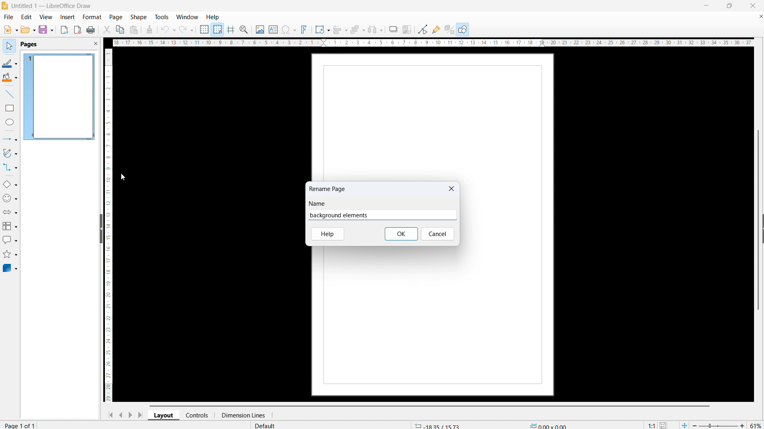  Describe the element at coordinates (204, 29) in the screenshot. I see `display grid` at that location.